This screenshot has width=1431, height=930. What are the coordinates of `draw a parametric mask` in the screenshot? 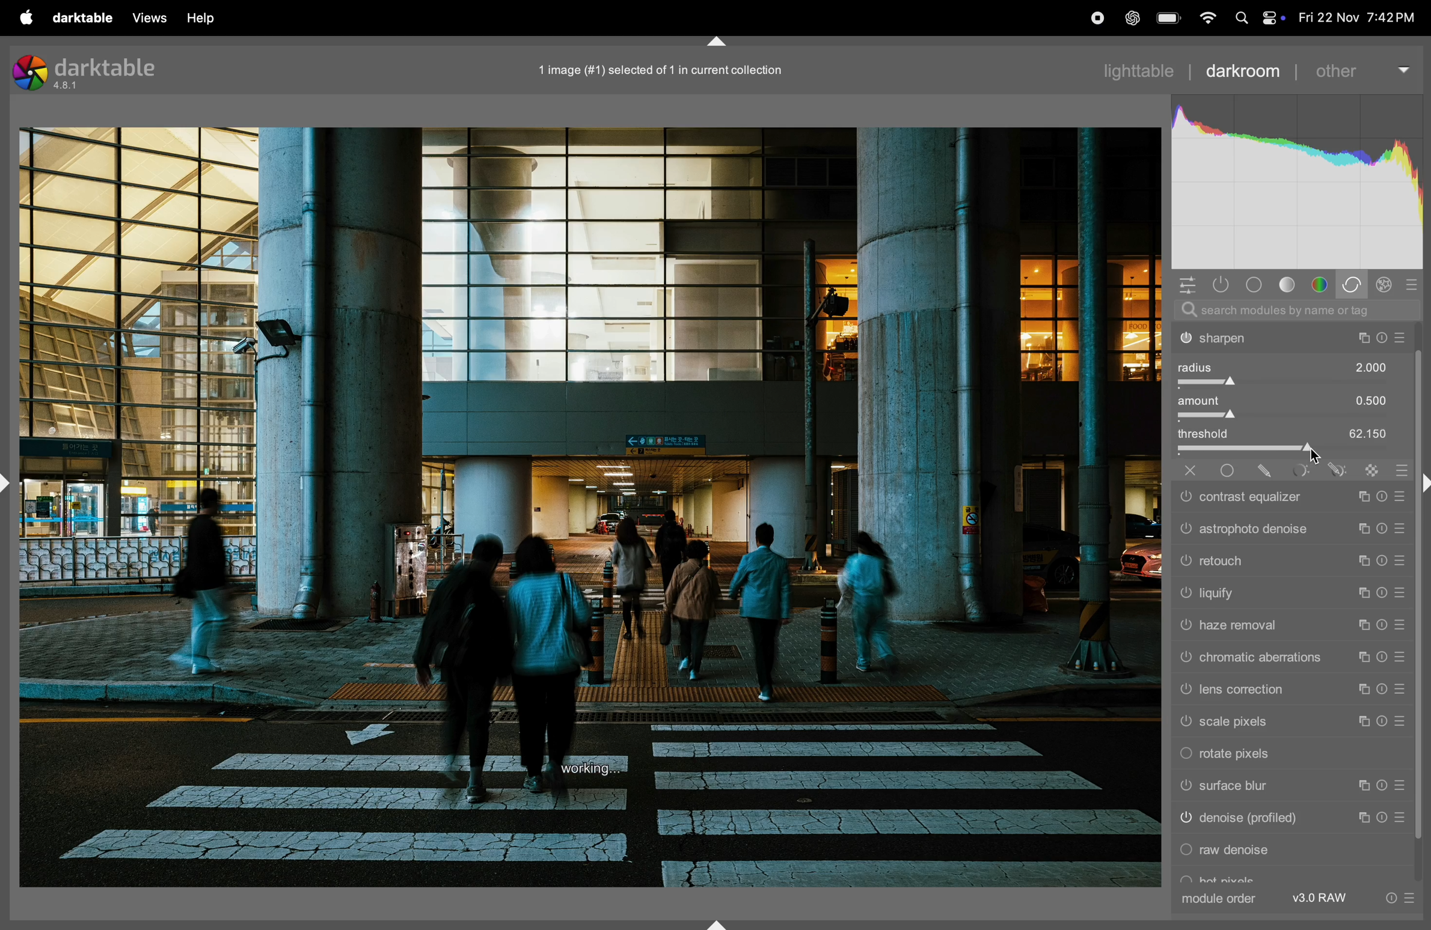 It's located at (1334, 469).